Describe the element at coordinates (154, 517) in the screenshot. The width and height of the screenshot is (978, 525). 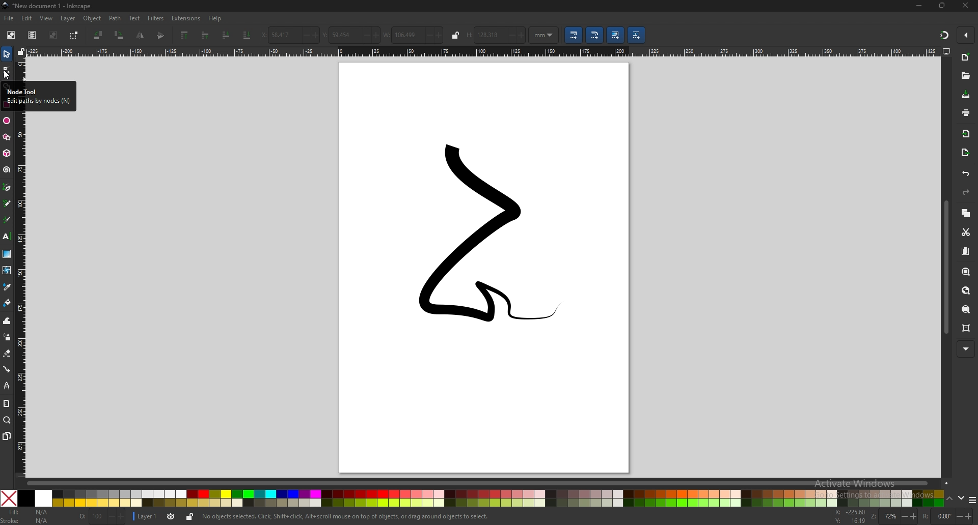
I see `Layer 1` at that location.